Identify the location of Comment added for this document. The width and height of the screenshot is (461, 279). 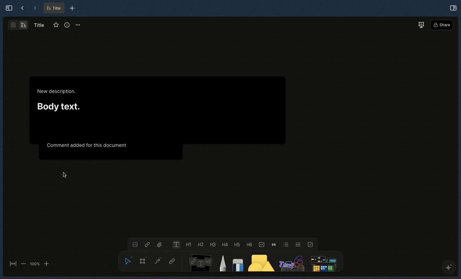
(87, 145).